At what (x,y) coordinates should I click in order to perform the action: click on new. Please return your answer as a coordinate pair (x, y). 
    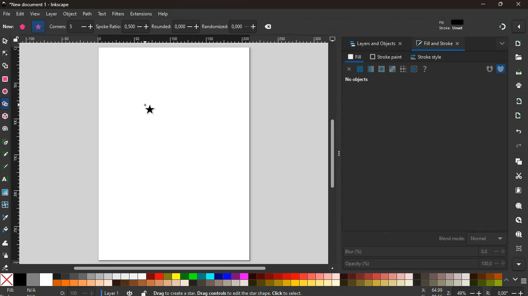
    Looking at the image, I should click on (517, 44).